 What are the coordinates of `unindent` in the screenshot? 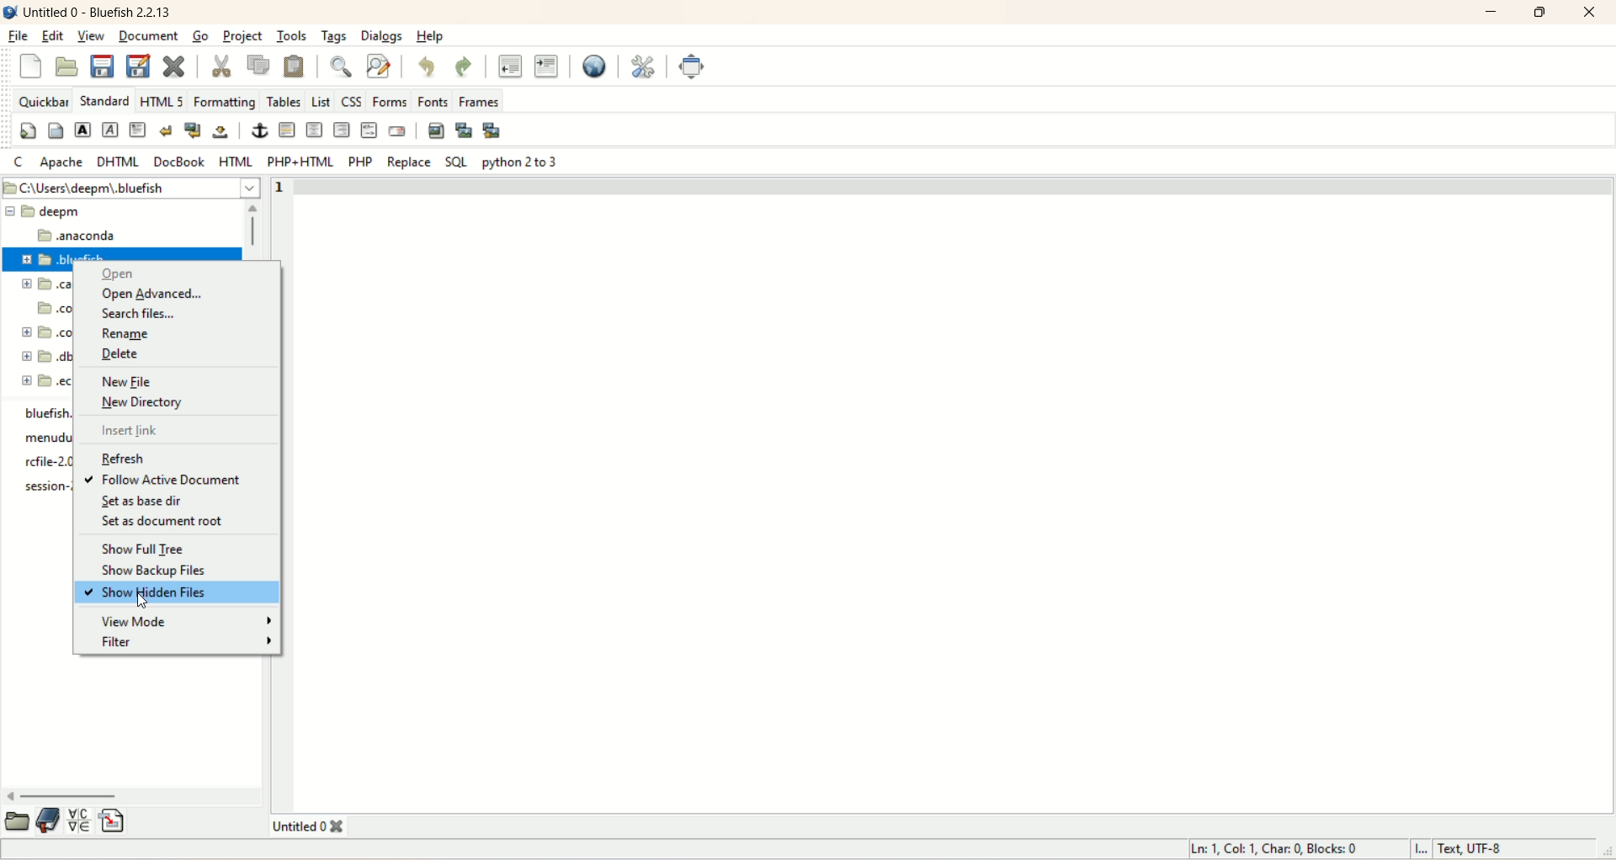 It's located at (512, 66).